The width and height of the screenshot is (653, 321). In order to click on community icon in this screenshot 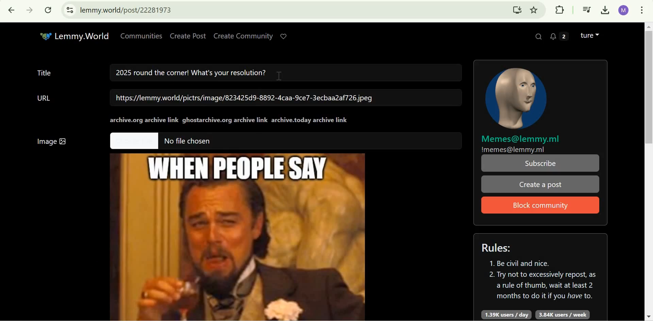, I will do `click(518, 97)`.